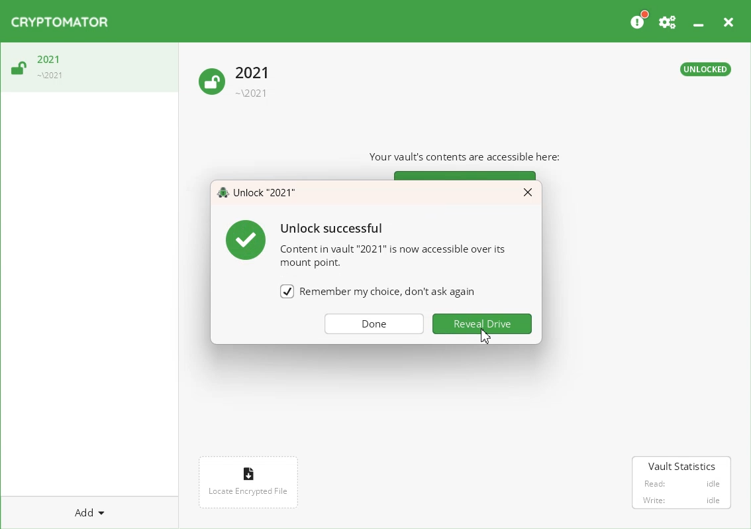  I want to click on Enable toggle, so click(287, 290).